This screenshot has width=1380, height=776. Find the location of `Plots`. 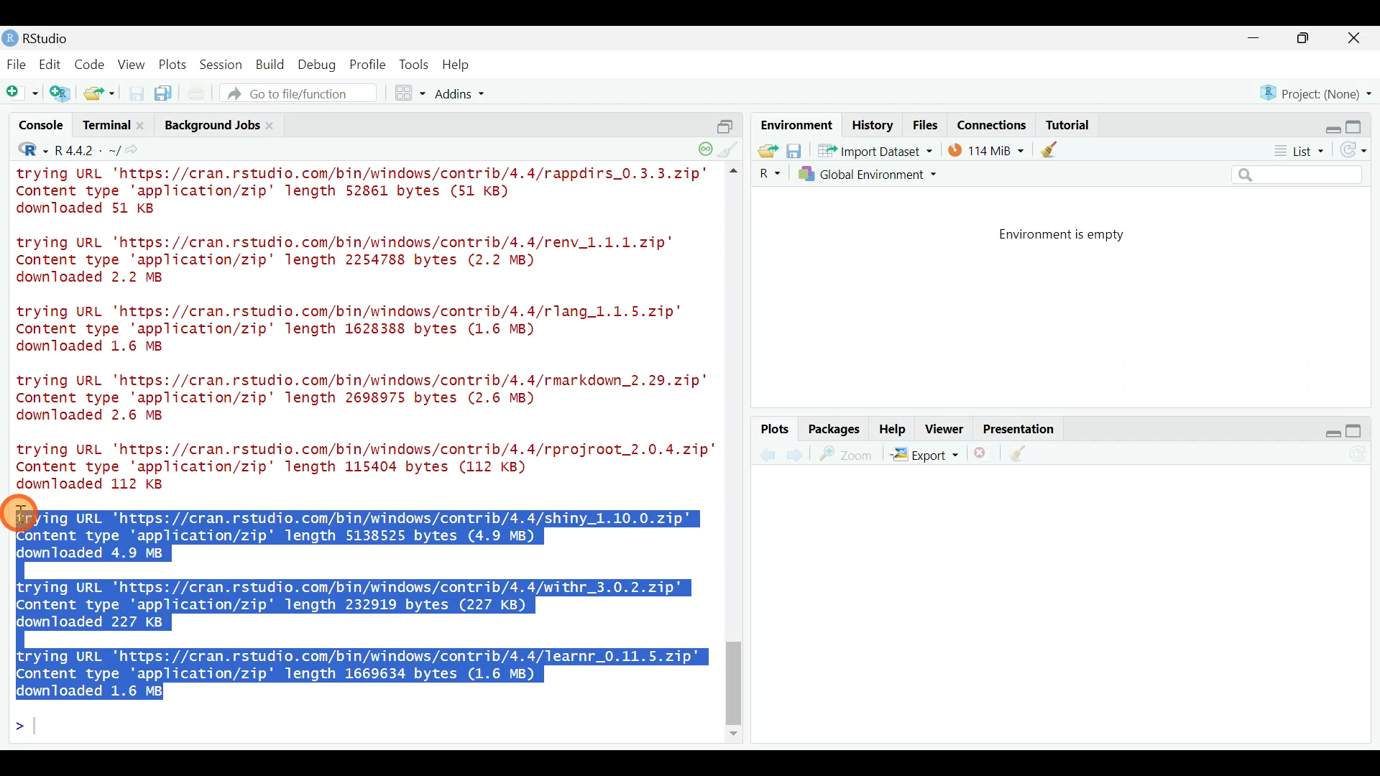

Plots is located at coordinates (776, 430).